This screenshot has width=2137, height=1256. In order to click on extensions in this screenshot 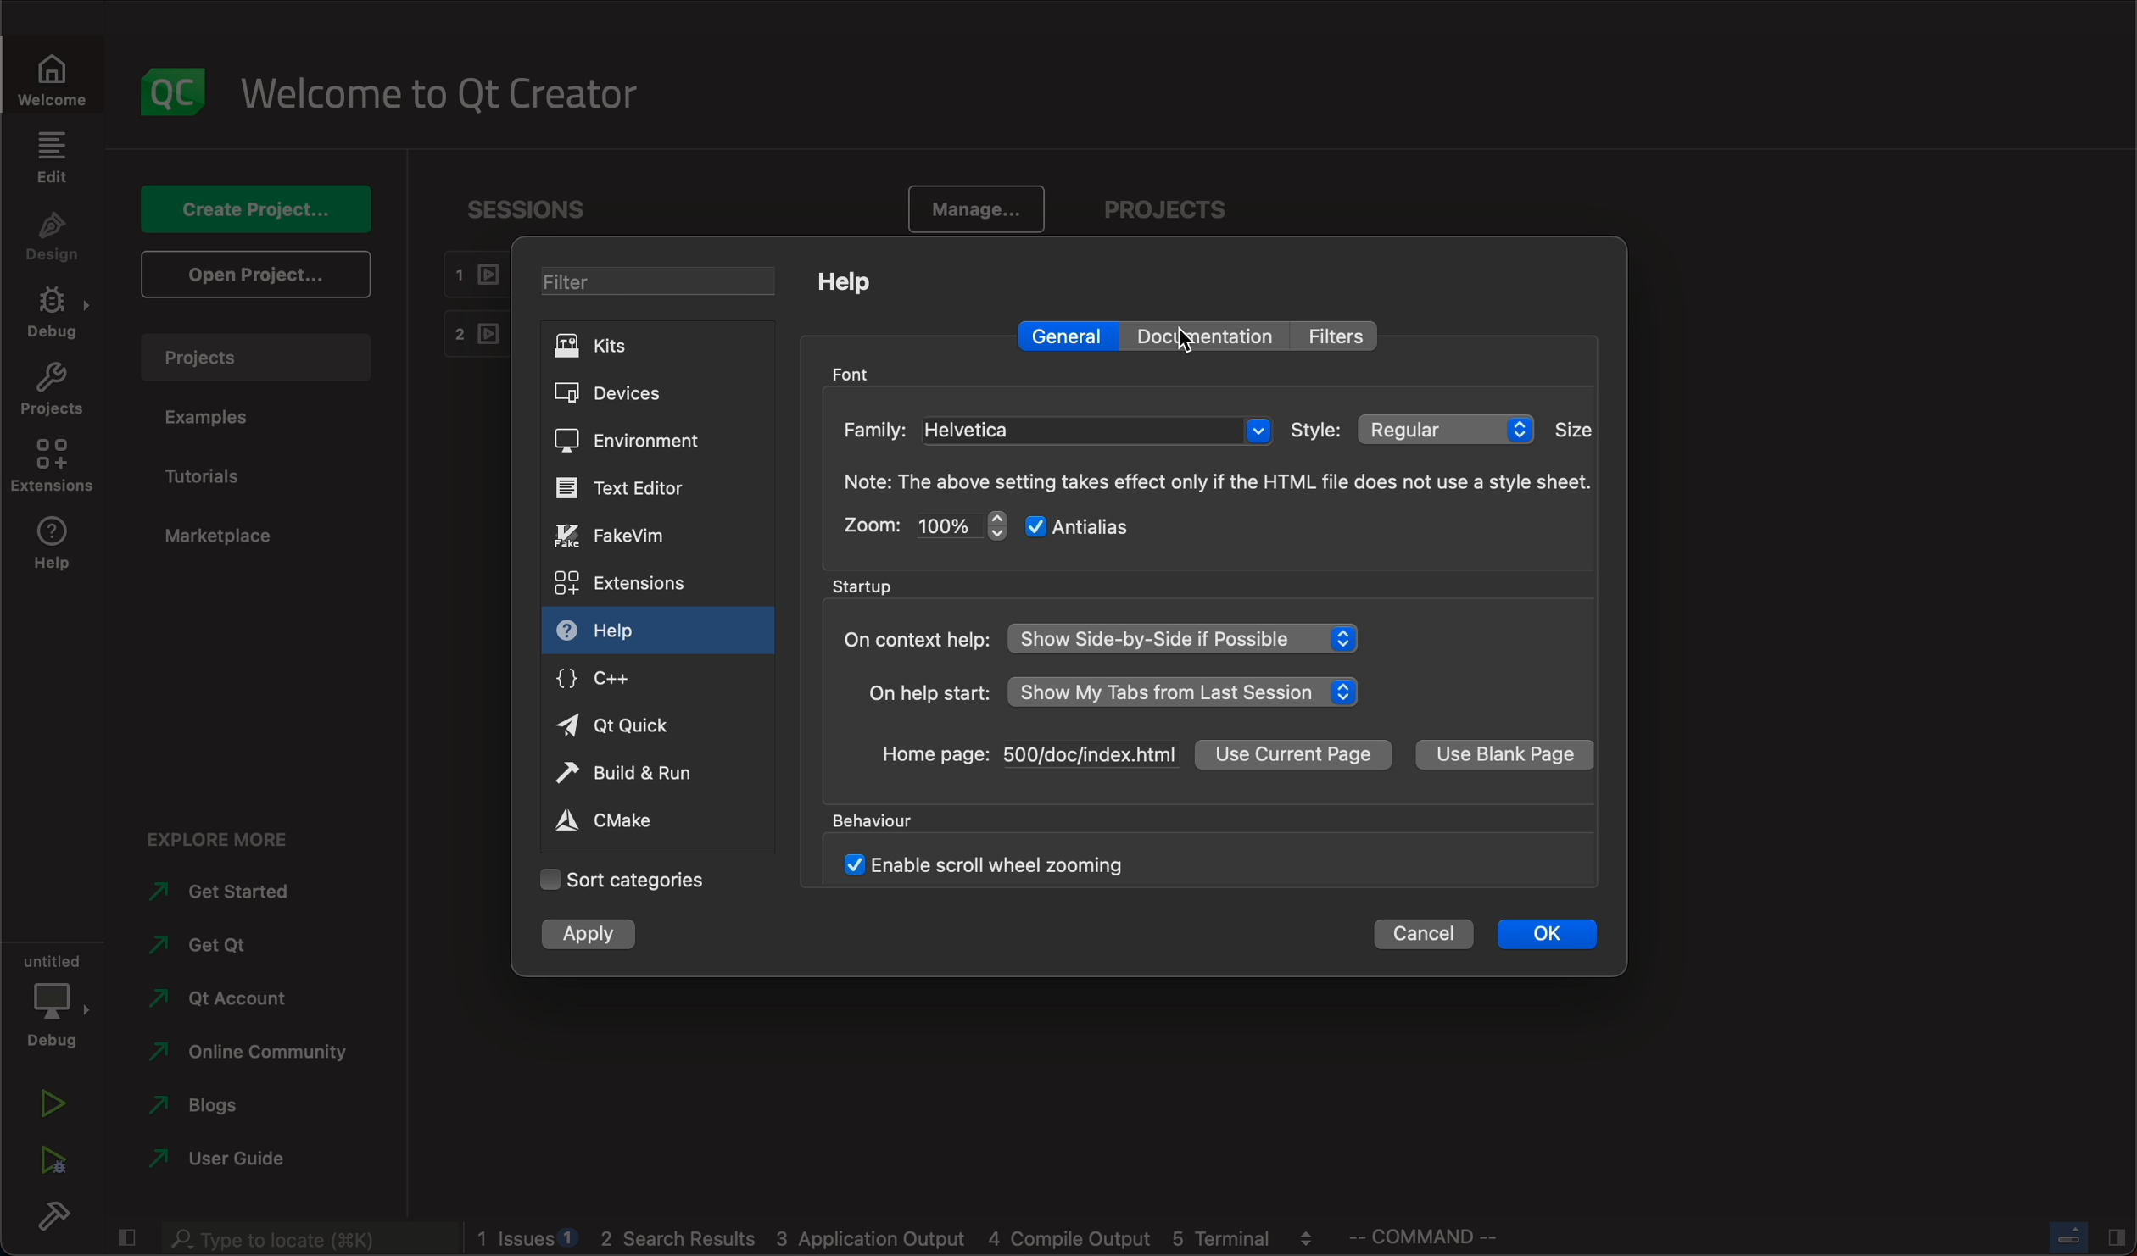, I will do `click(59, 465)`.